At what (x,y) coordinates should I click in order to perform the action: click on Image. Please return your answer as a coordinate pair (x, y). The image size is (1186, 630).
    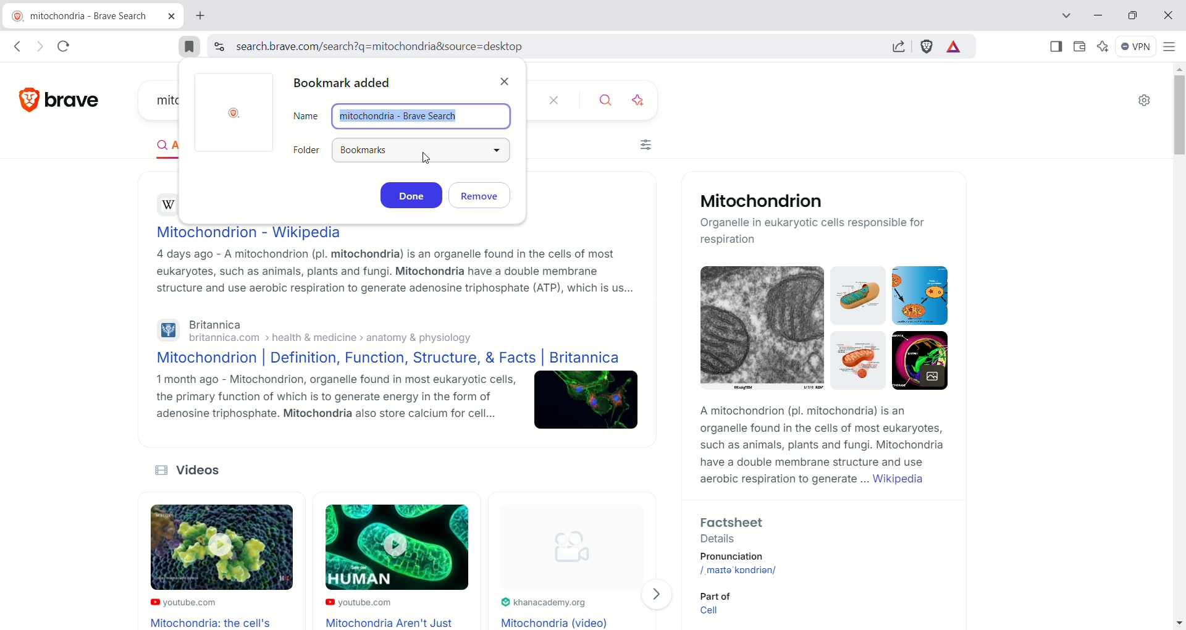
    Looking at the image, I should click on (587, 403).